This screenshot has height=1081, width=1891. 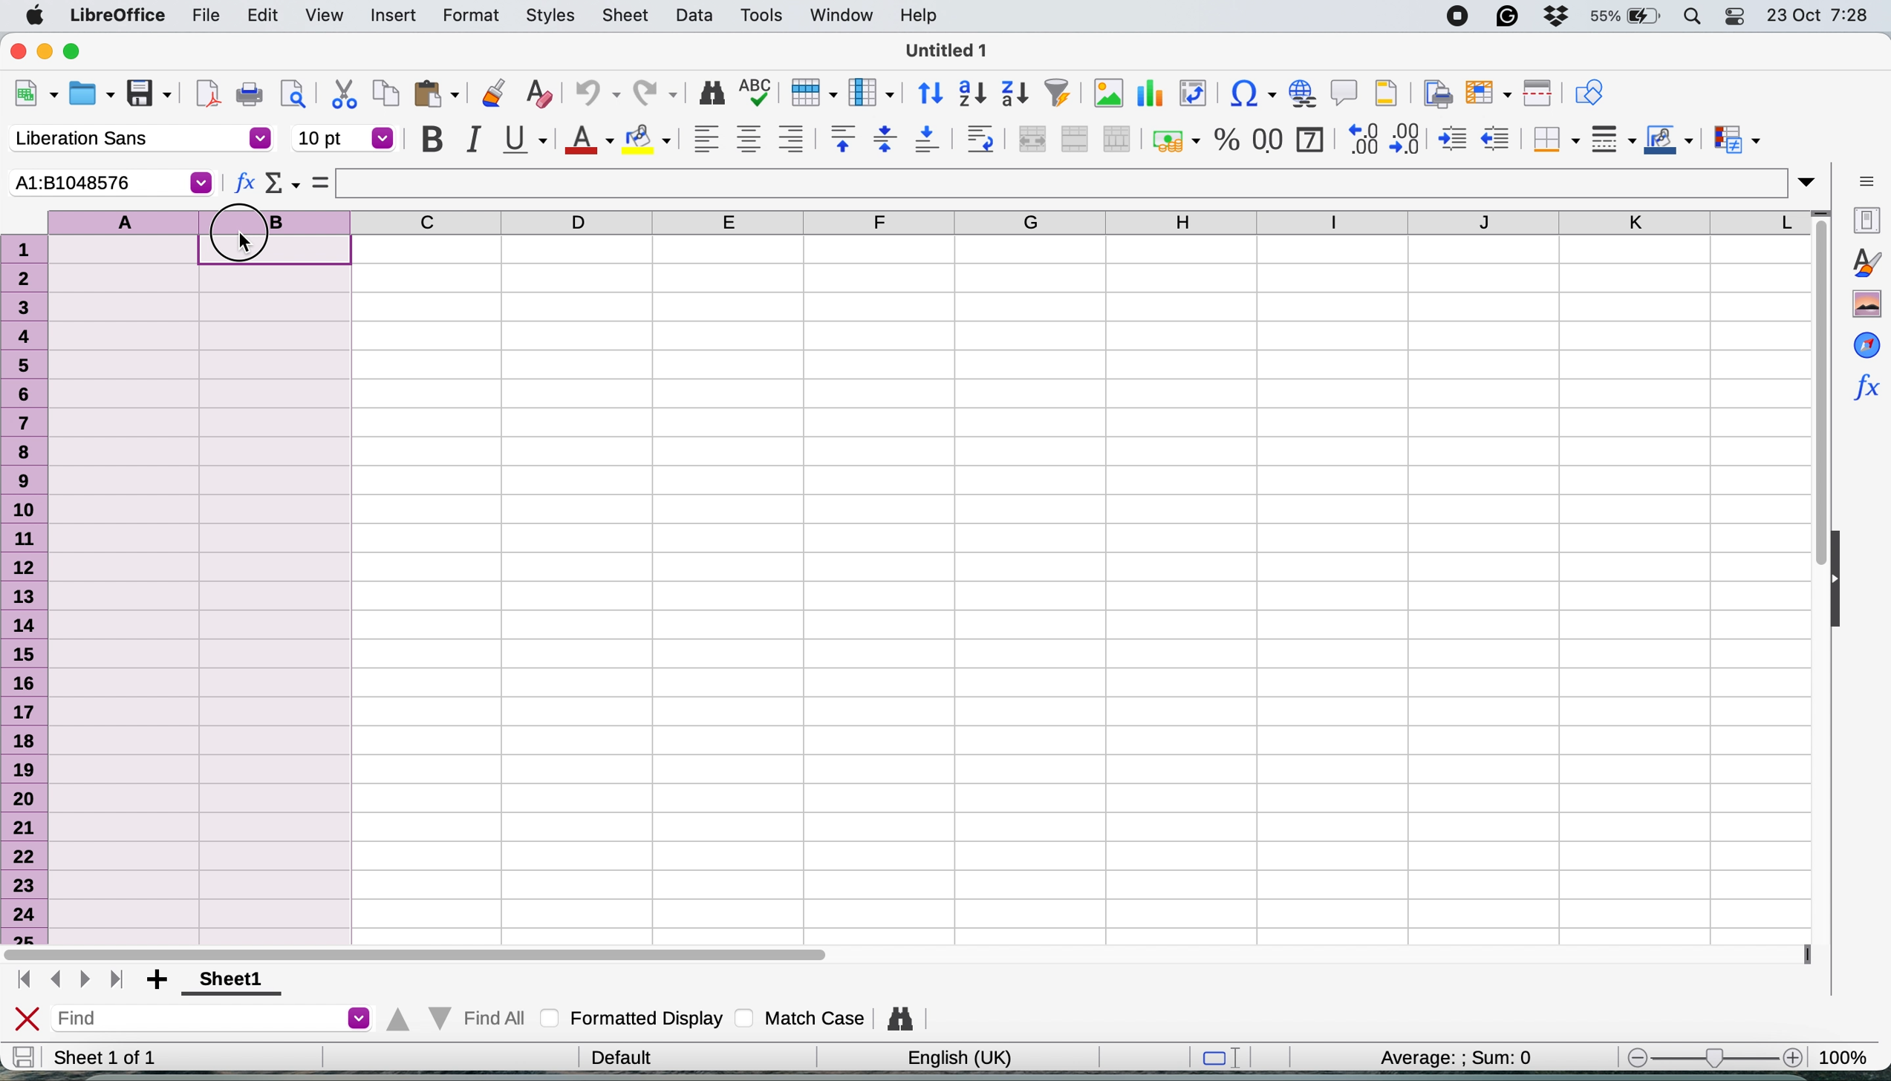 What do you see at coordinates (1862, 264) in the screenshot?
I see `styles` at bounding box center [1862, 264].